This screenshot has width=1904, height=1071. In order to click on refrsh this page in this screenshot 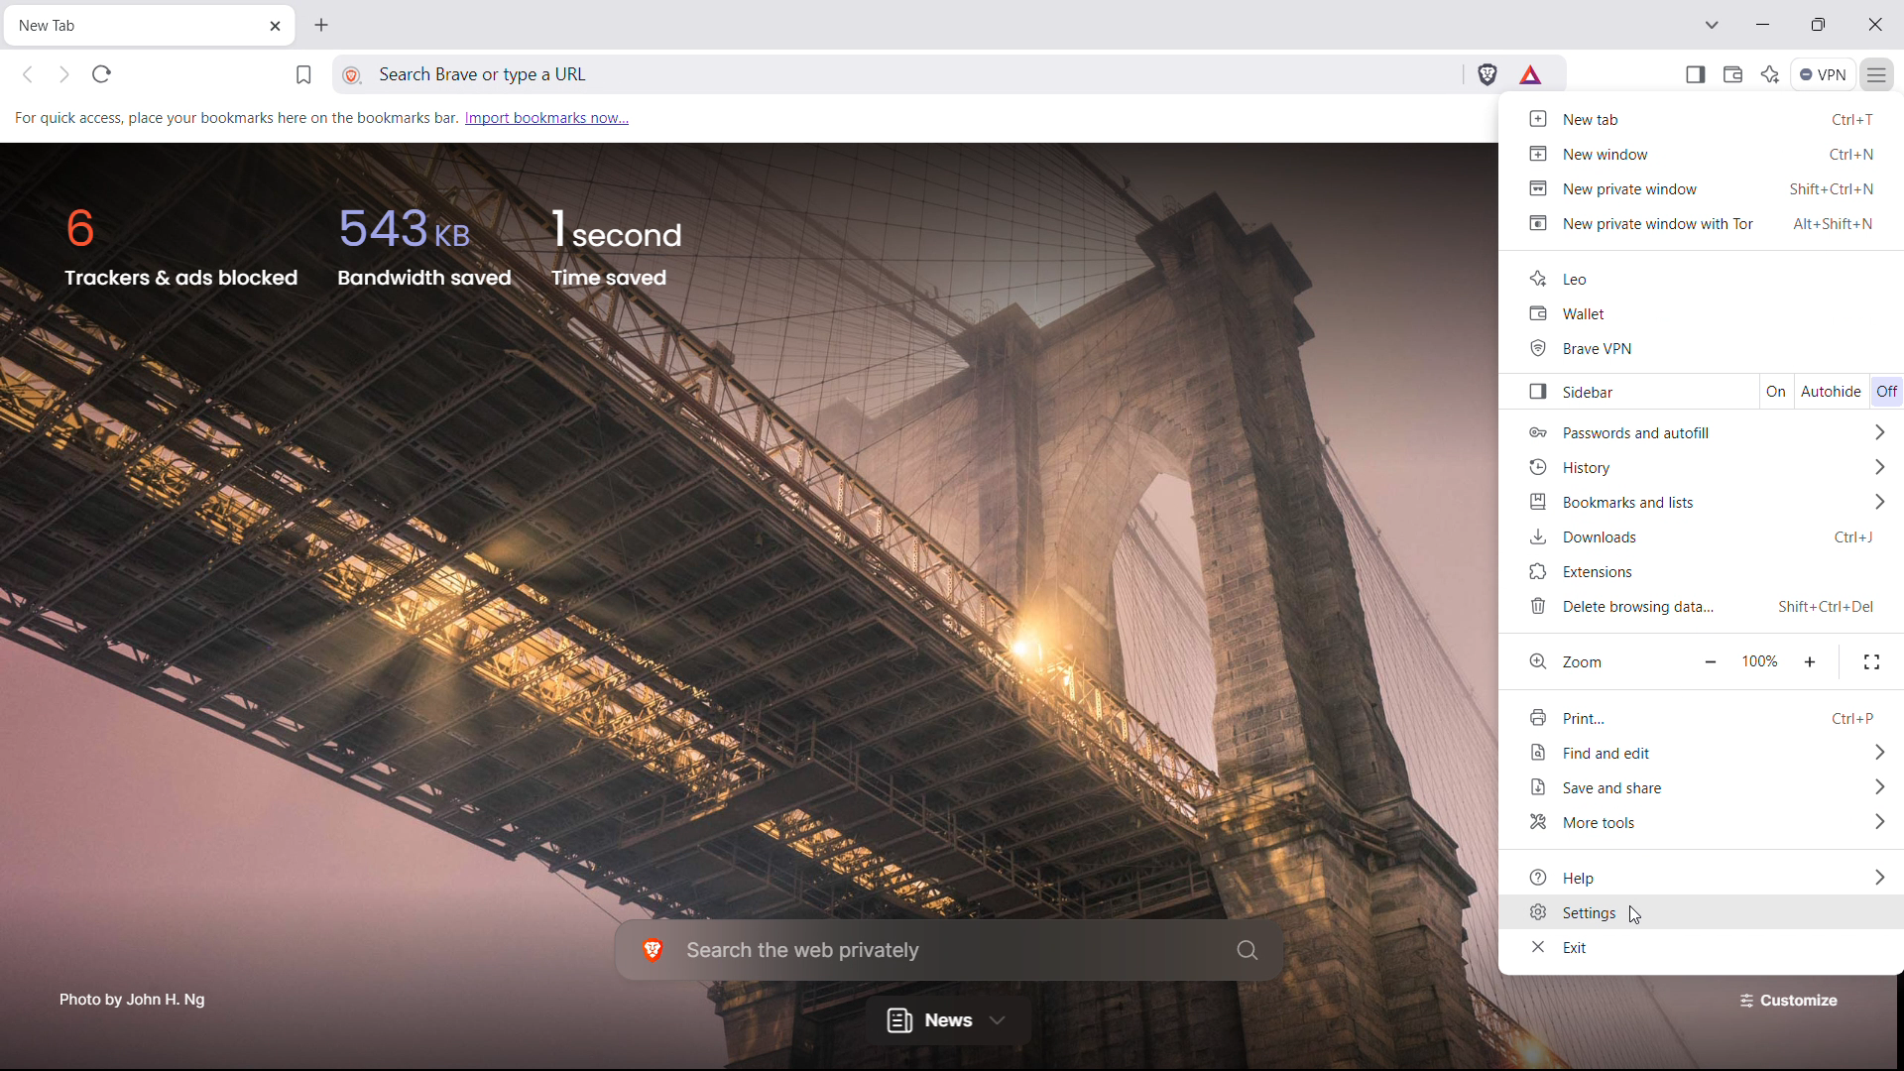, I will do `click(101, 74)`.